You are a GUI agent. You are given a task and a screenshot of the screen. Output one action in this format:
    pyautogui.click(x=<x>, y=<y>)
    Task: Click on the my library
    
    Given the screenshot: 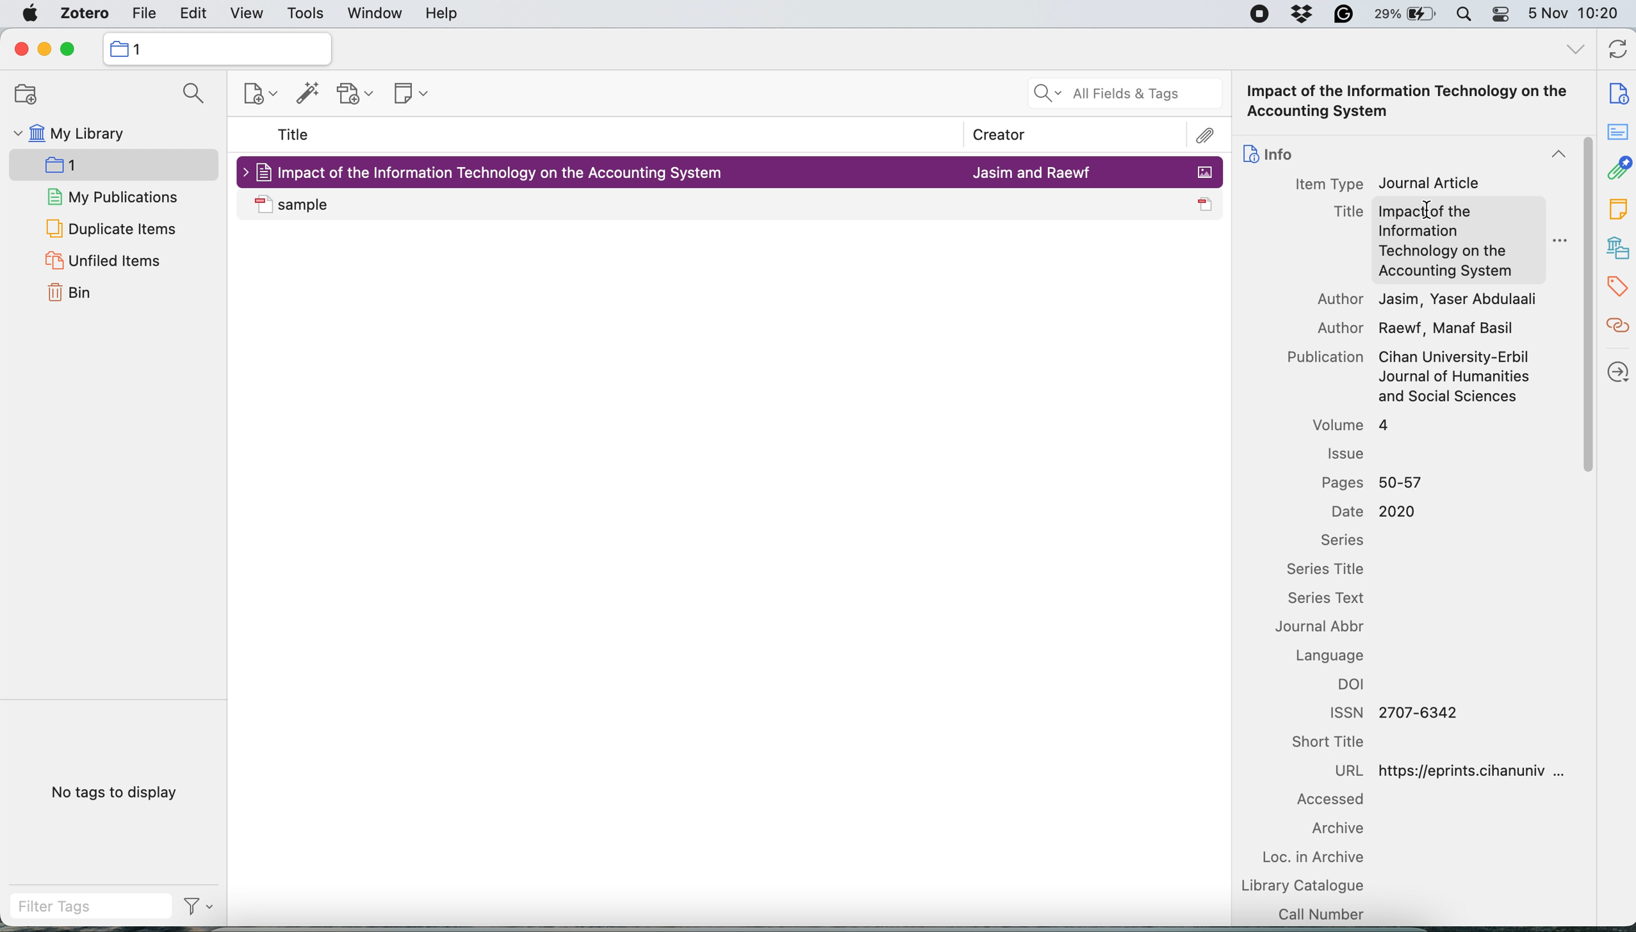 What is the action you would take?
    pyautogui.click(x=71, y=132)
    